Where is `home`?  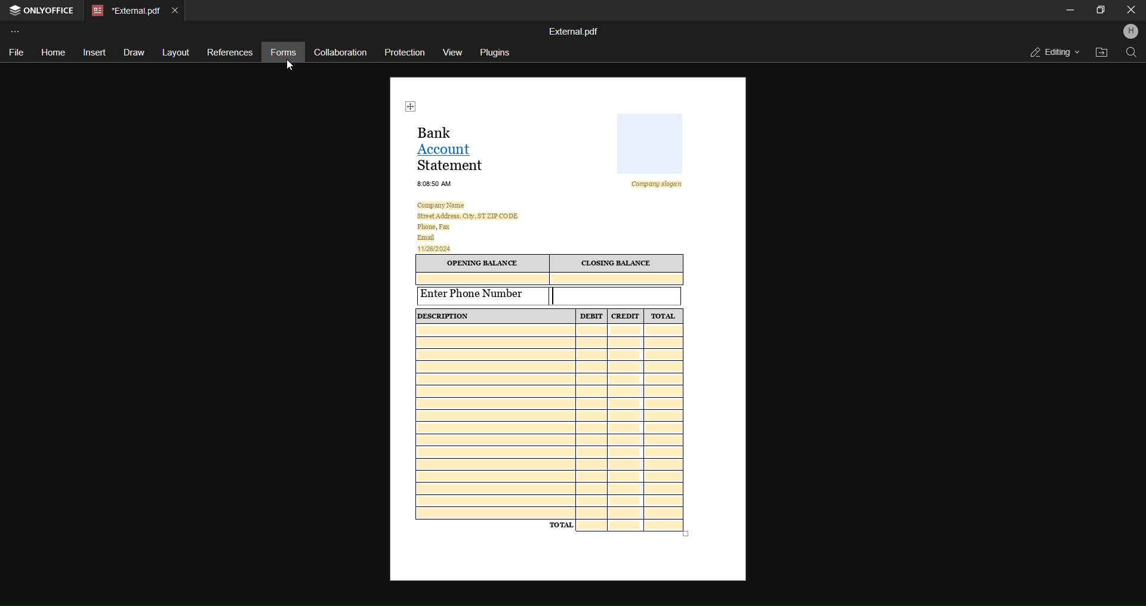 home is located at coordinates (53, 51).